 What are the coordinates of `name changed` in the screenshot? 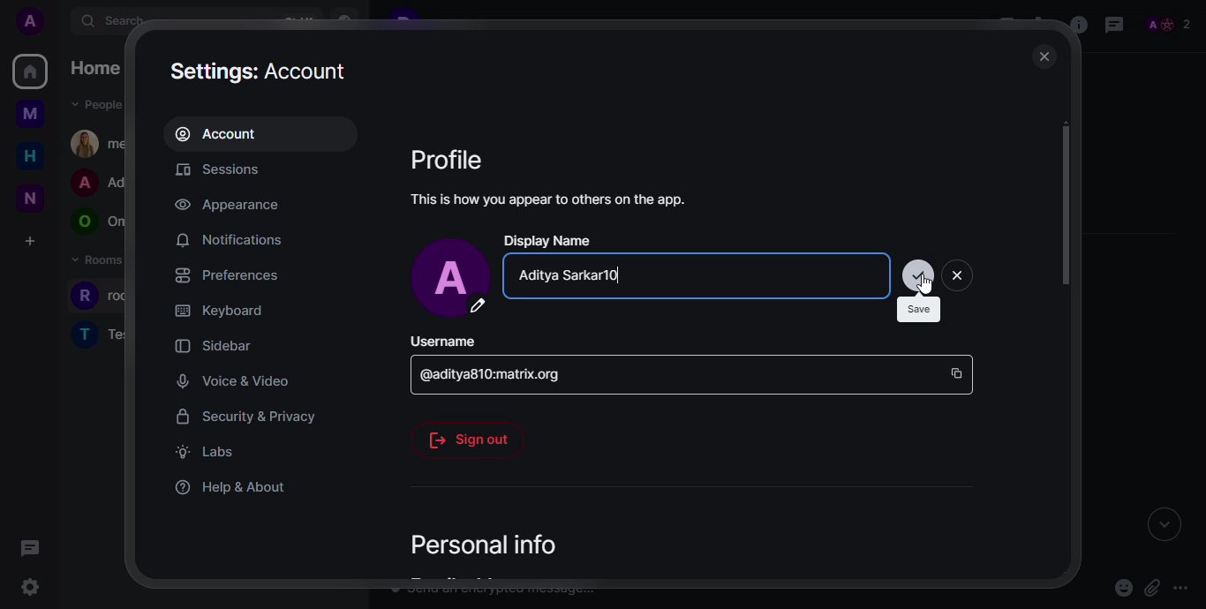 It's located at (575, 276).